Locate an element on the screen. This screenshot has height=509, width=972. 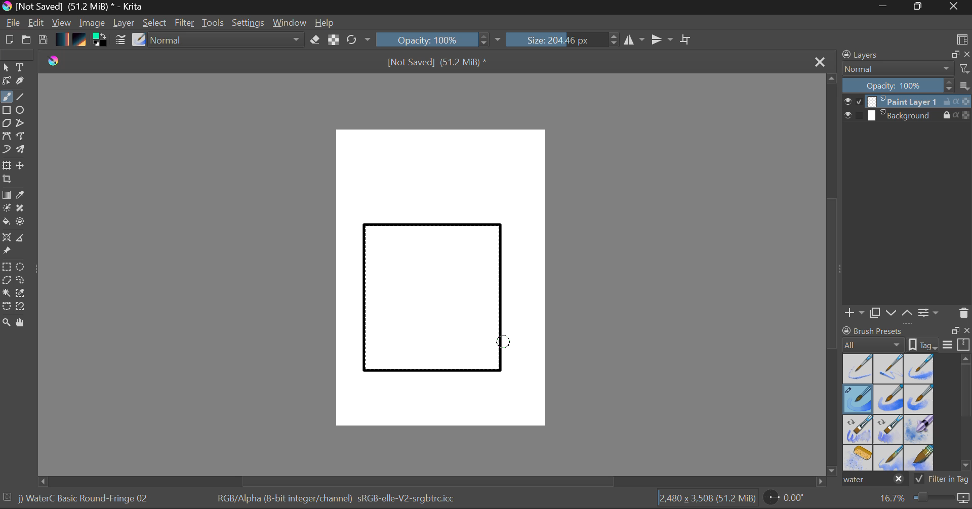
Move Layer Down is located at coordinates (892, 313).